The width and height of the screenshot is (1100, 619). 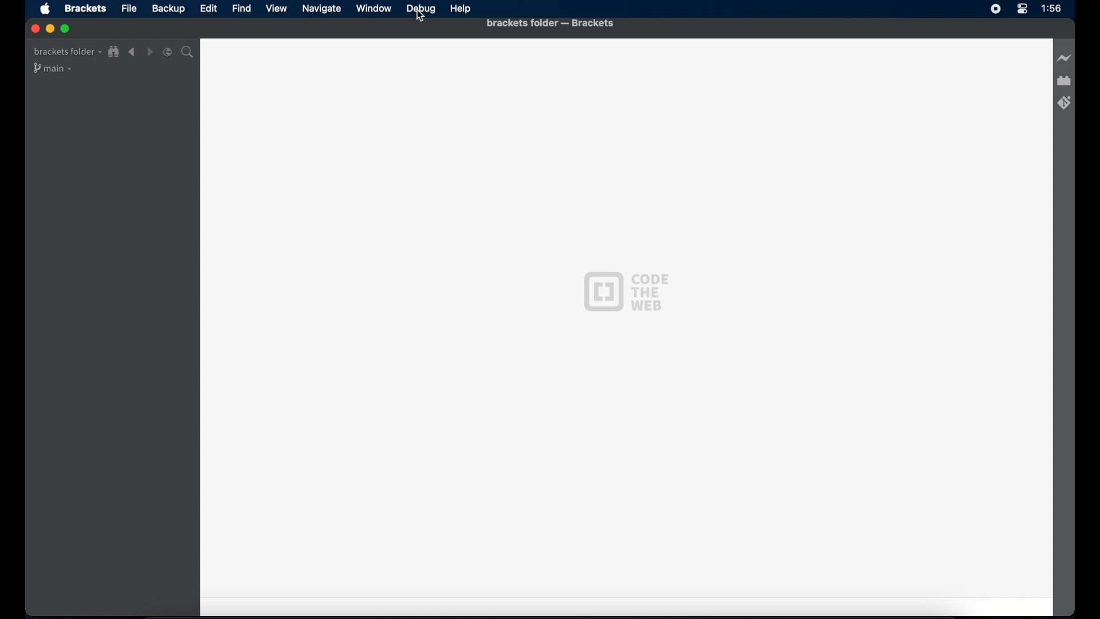 I want to click on search icon, so click(x=189, y=53).